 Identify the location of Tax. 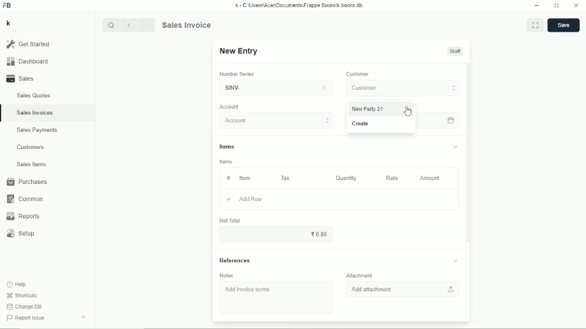
(287, 178).